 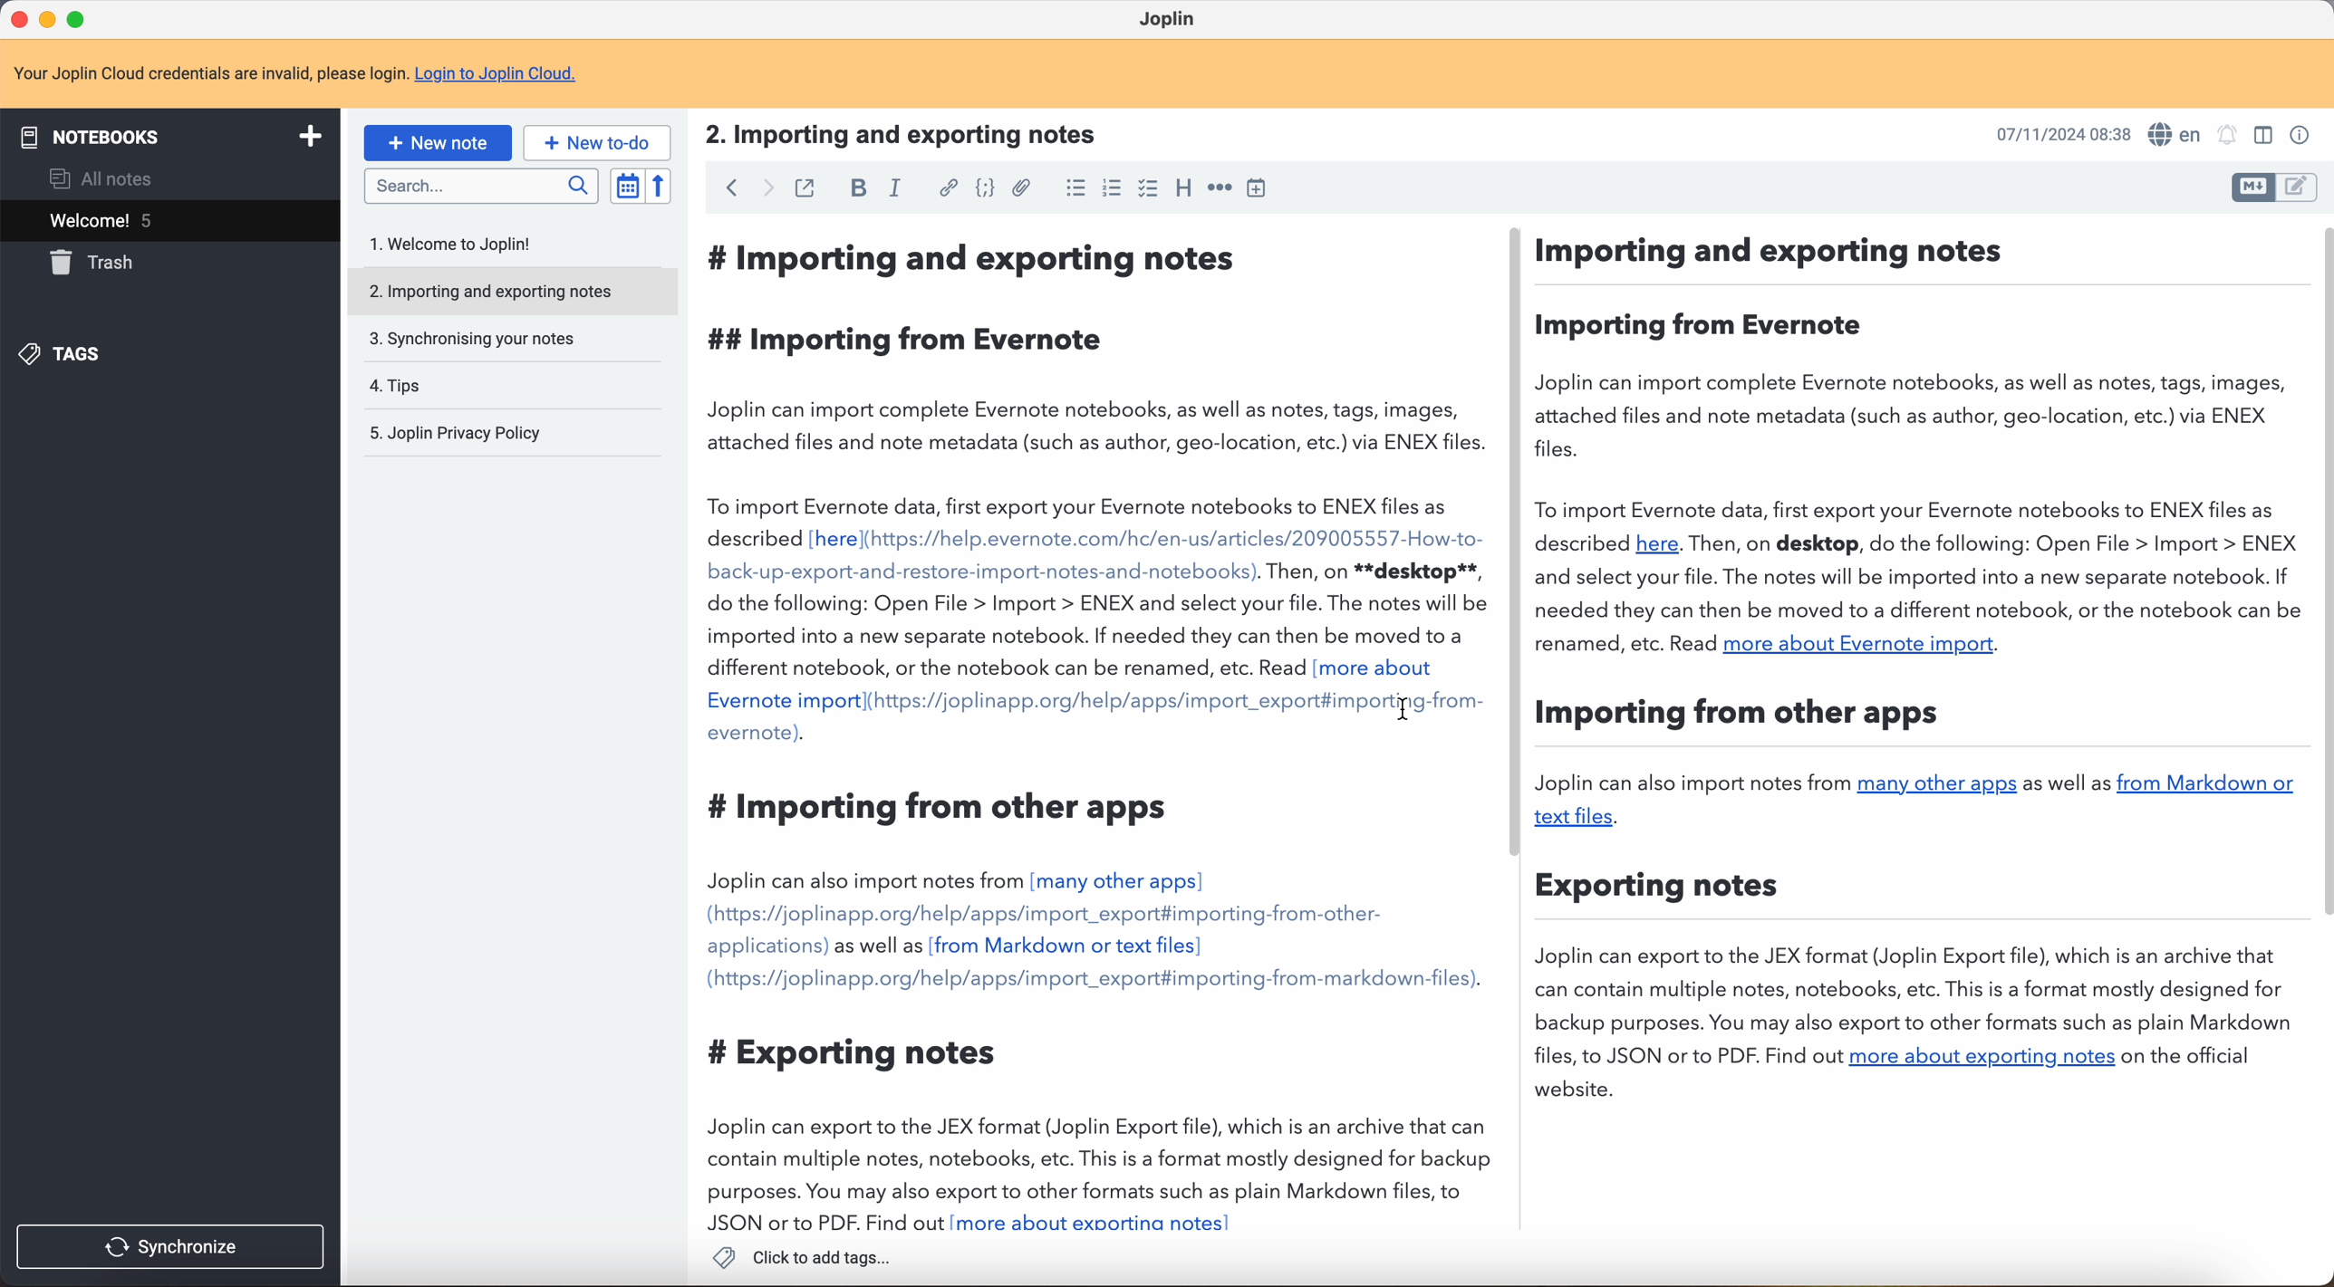 I want to click on welcome 5, so click(x=168, y=221).